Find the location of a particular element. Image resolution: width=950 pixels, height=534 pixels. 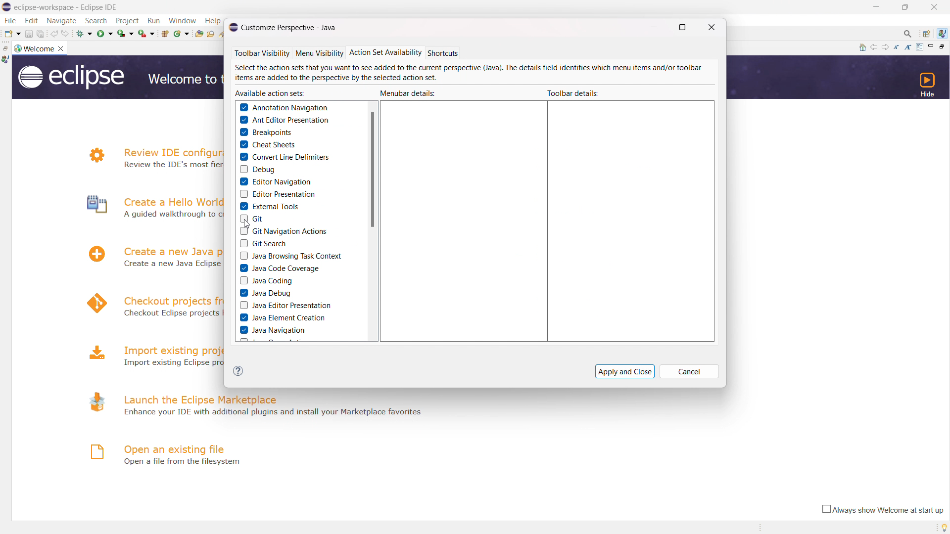

- Enhance your IDE with additional plugins and install your Marketplace favorites is located at coordinates (275, 412).